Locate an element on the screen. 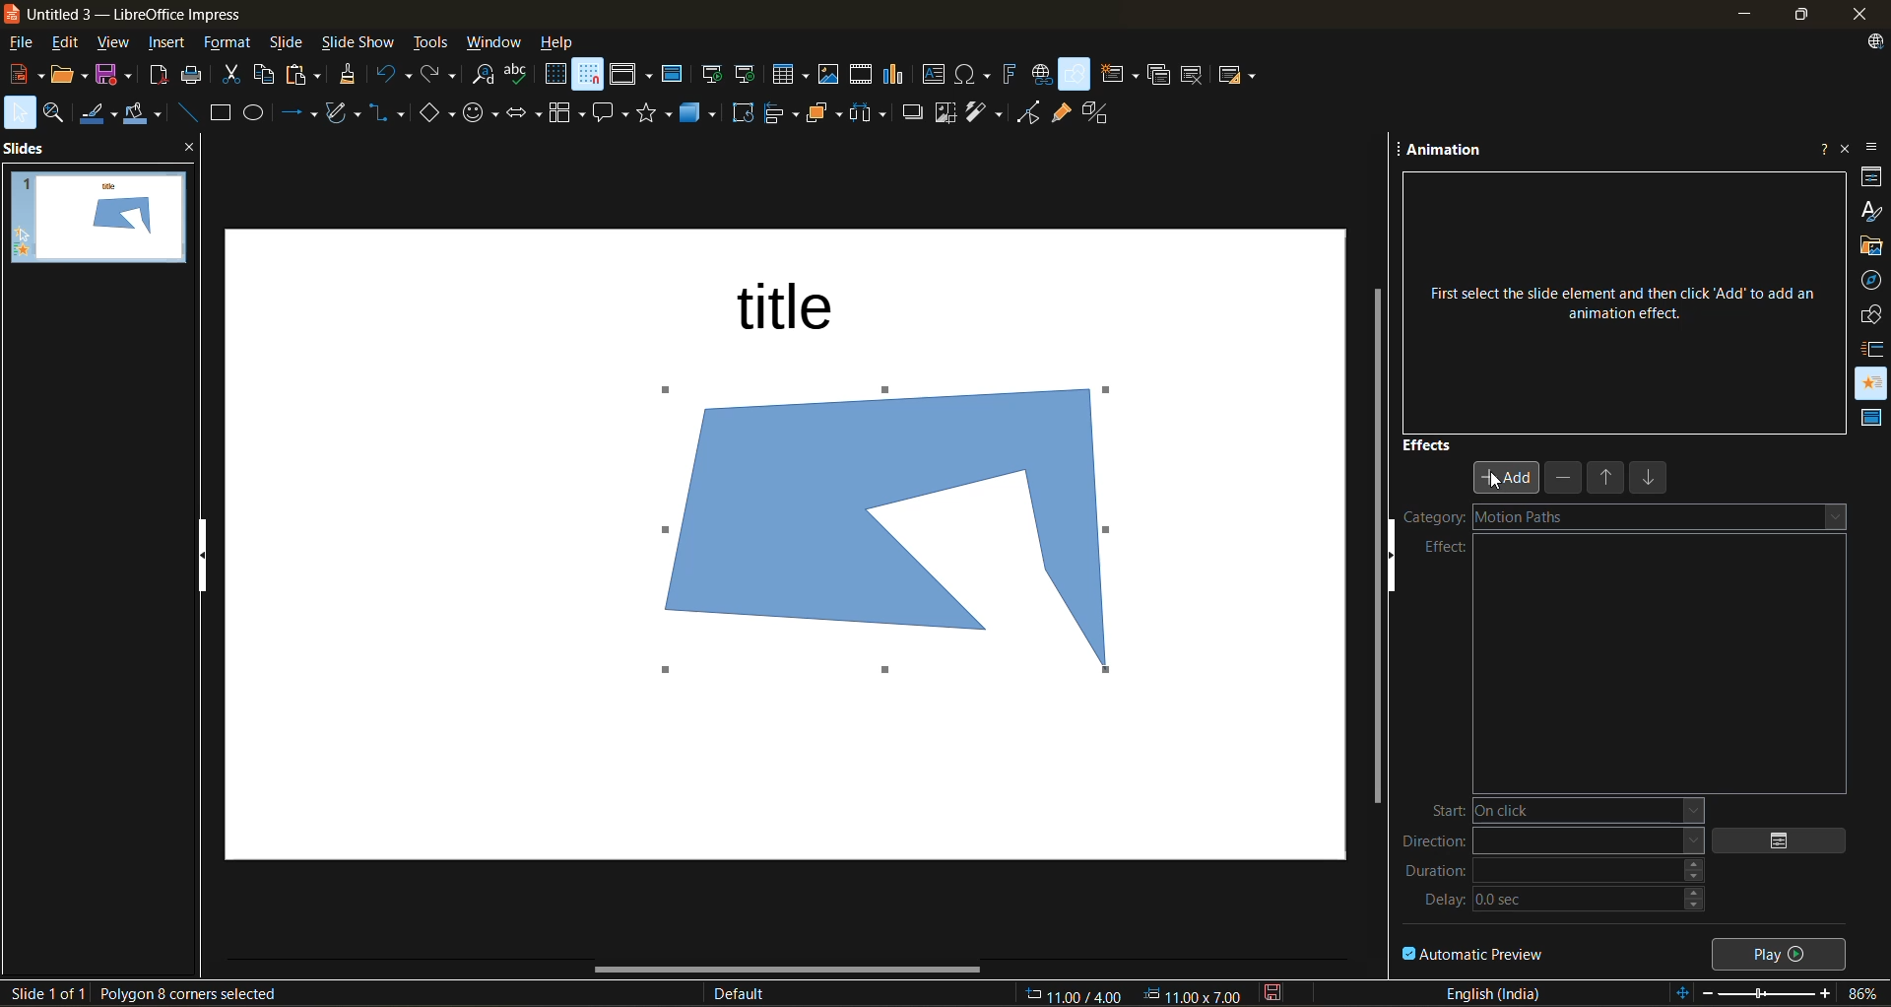  open is located at coordinates (65, 74).